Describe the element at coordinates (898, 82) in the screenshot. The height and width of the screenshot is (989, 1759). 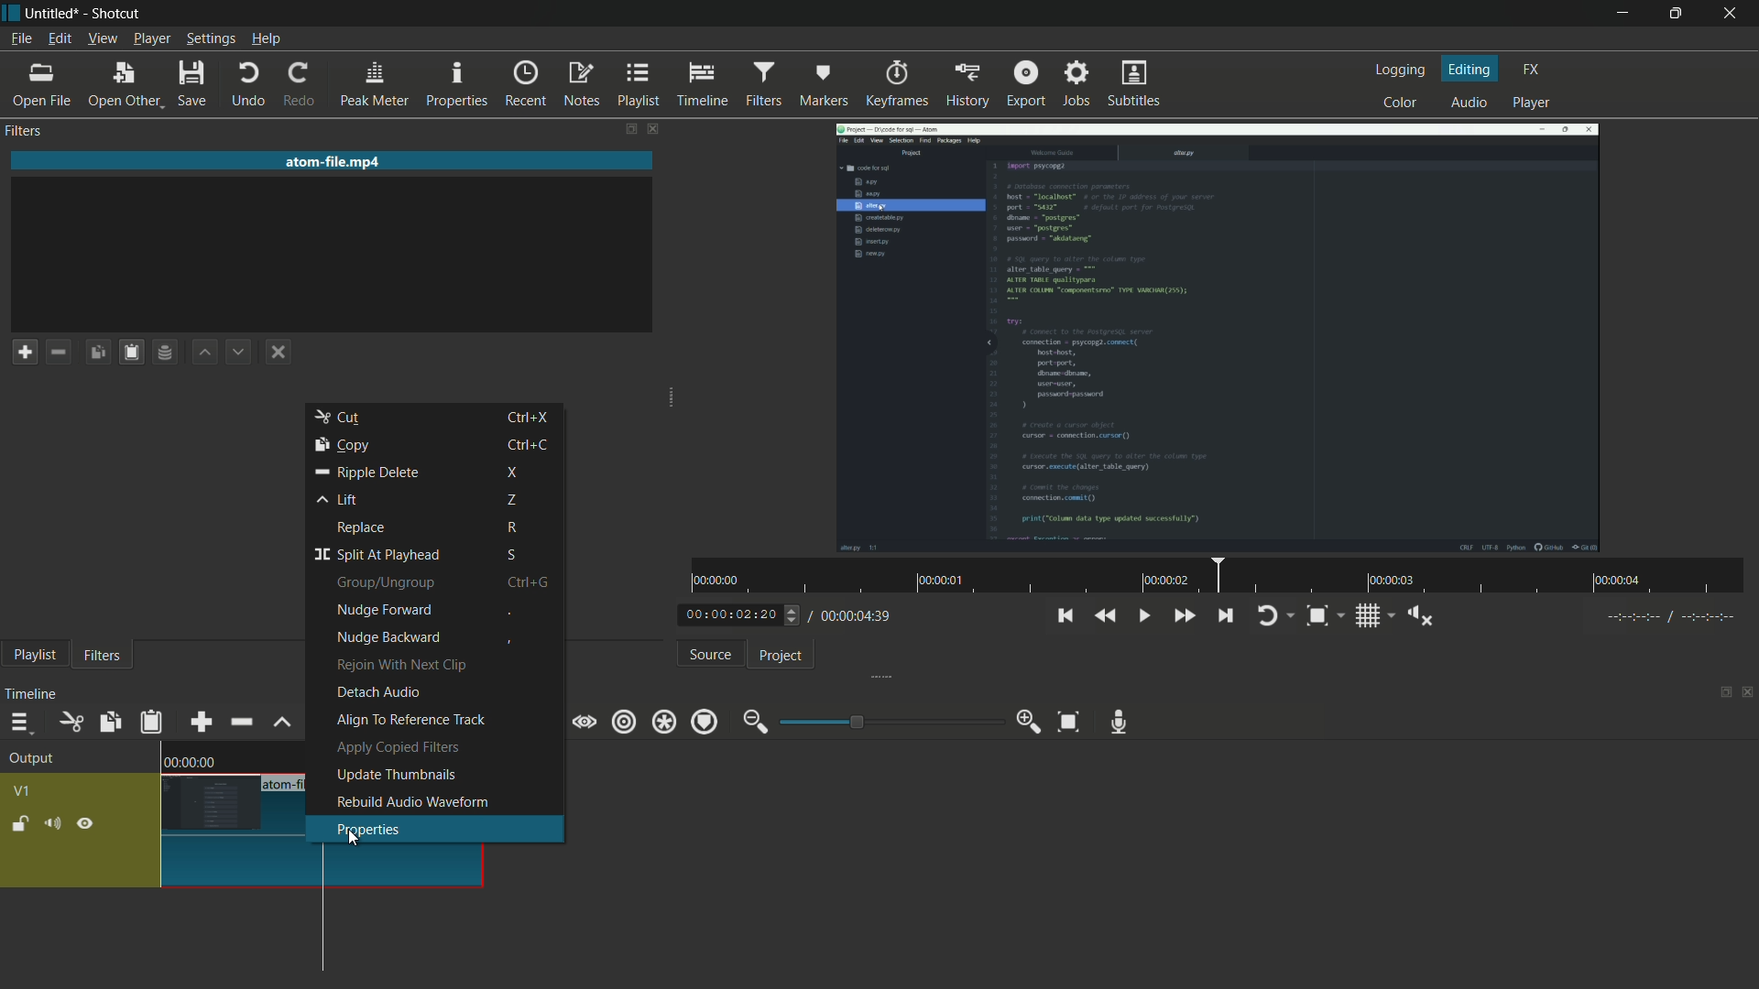
I see `keyframes` at that location.